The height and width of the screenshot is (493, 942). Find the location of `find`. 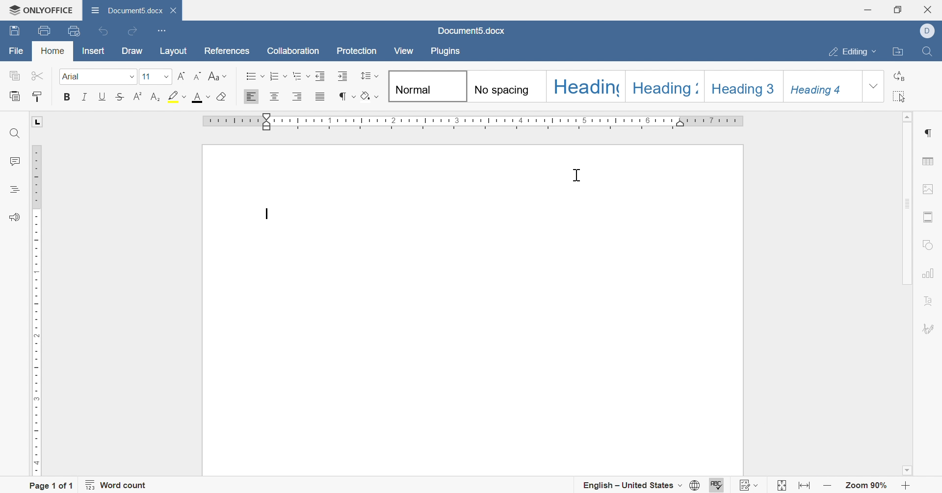

find is located at coordinates (17, 133).